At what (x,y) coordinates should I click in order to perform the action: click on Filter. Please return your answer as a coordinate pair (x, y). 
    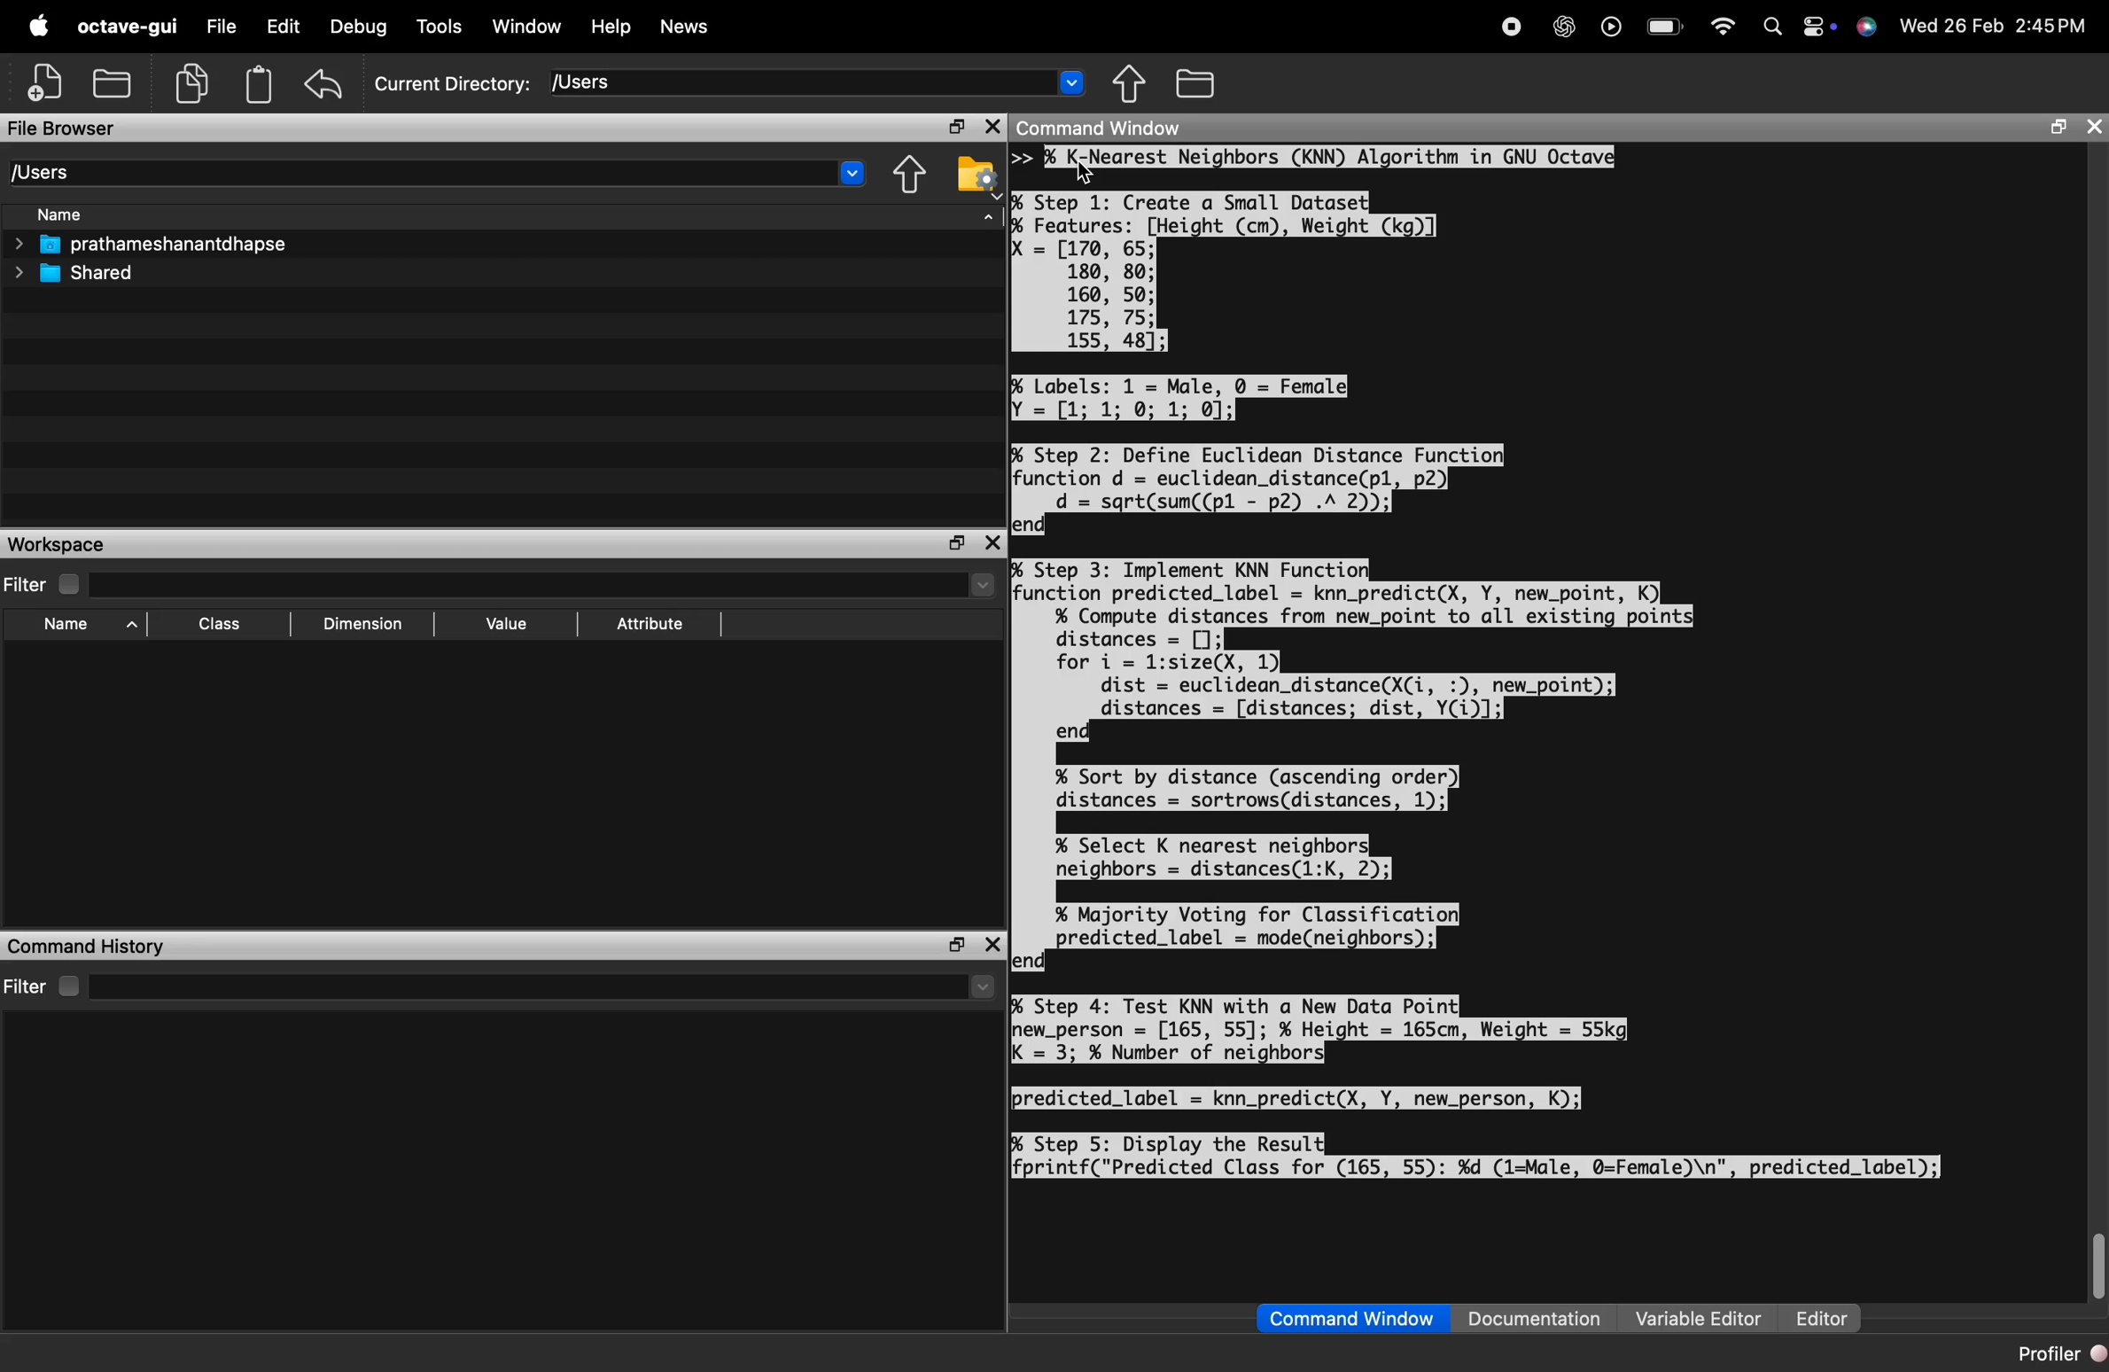
    Looking at the image, I should click on (31, 583).